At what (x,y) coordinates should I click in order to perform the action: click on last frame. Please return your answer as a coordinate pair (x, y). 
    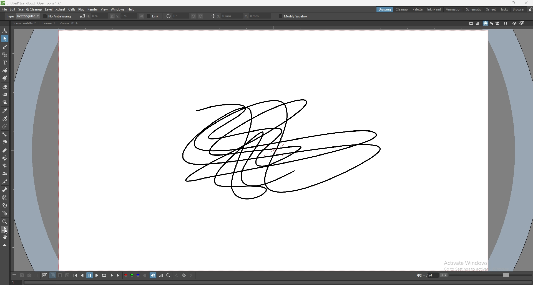
    Looking at the image, I should click on (118, 275).